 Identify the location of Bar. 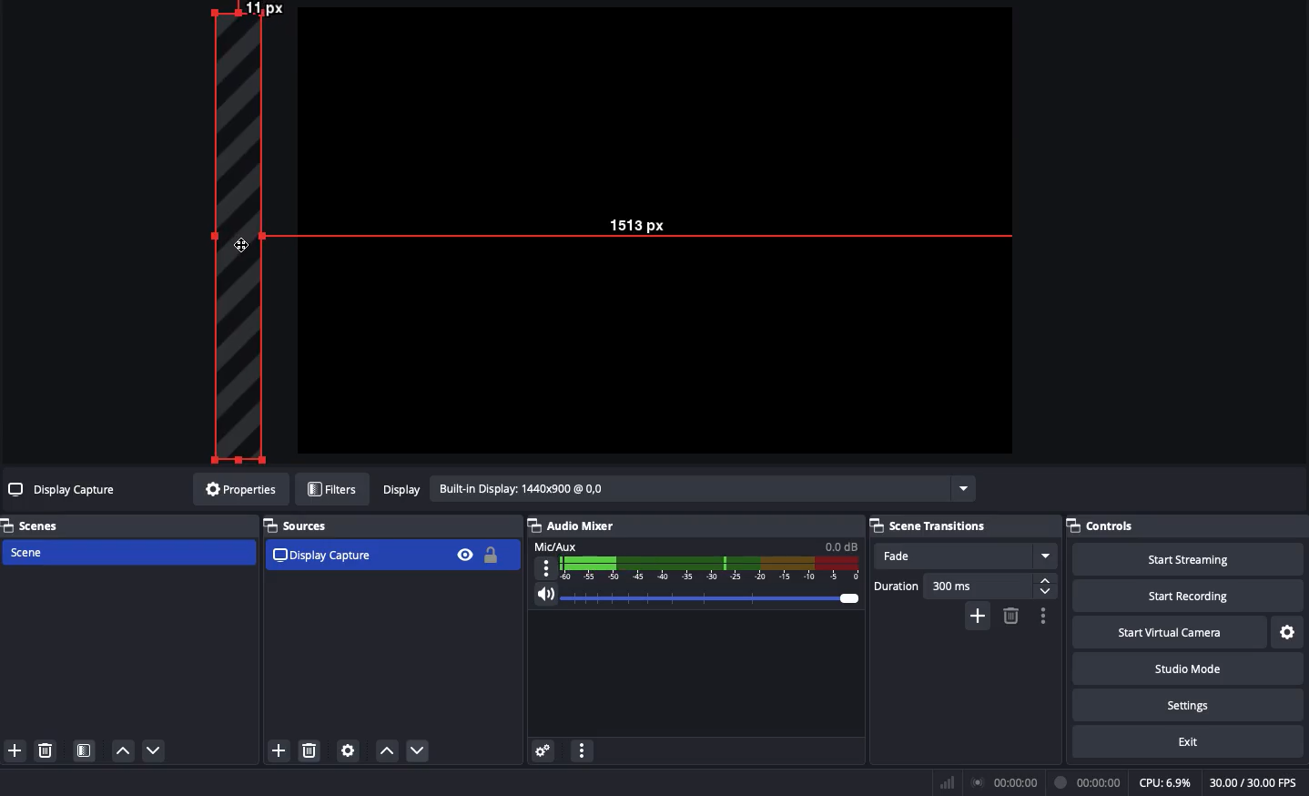
(948, 782).